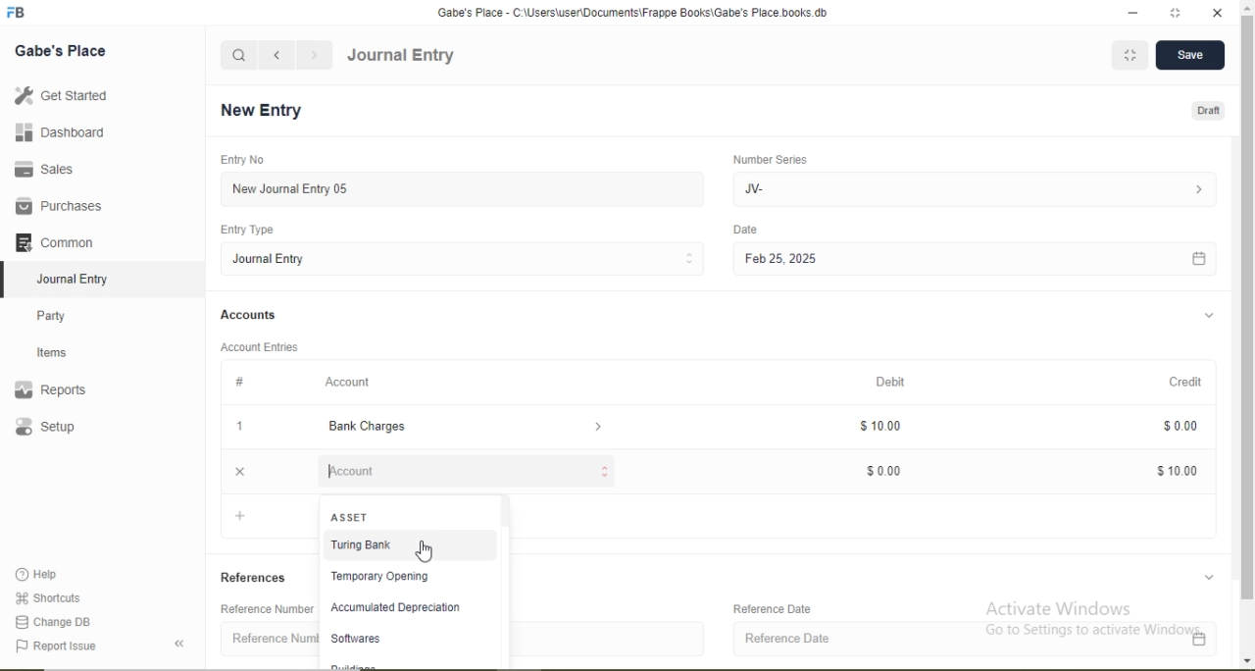 This screenshot has height=671, width=1255. Describe the element at coordinates (59, 206) in the screenshot. I see `Purchases` at that location.